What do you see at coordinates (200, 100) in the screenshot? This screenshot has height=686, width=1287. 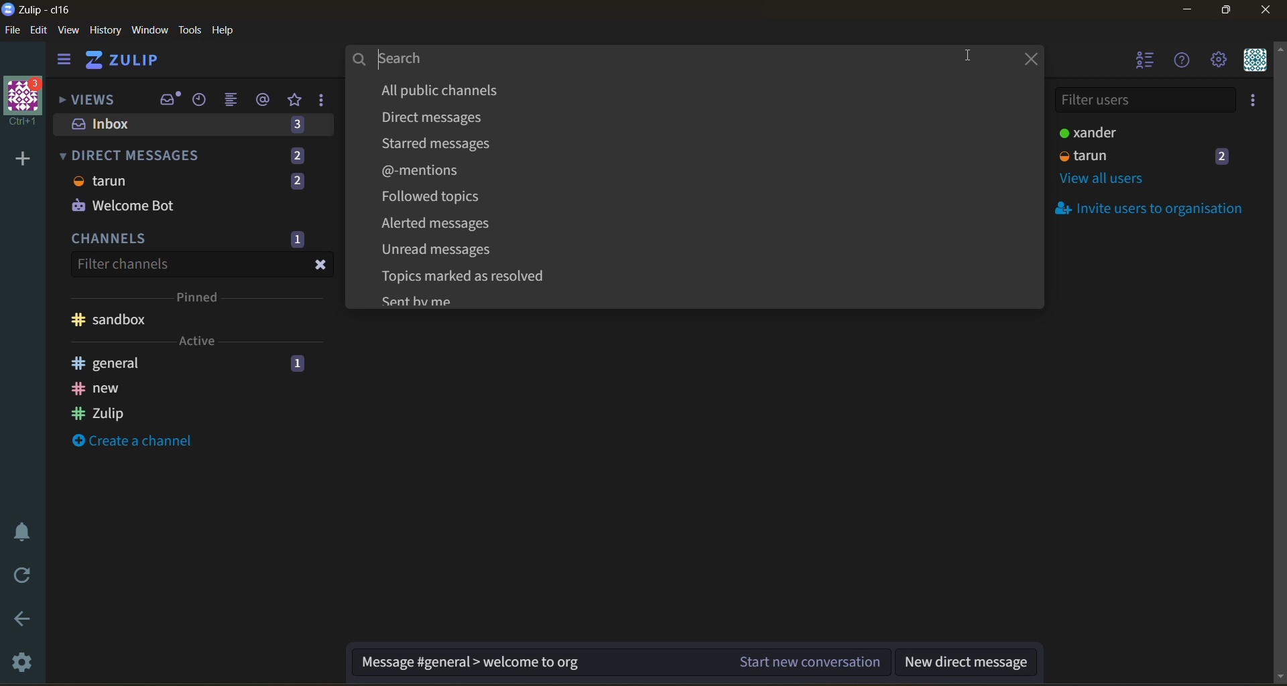 I see `recent conversations` at bounding box center [200, 100].